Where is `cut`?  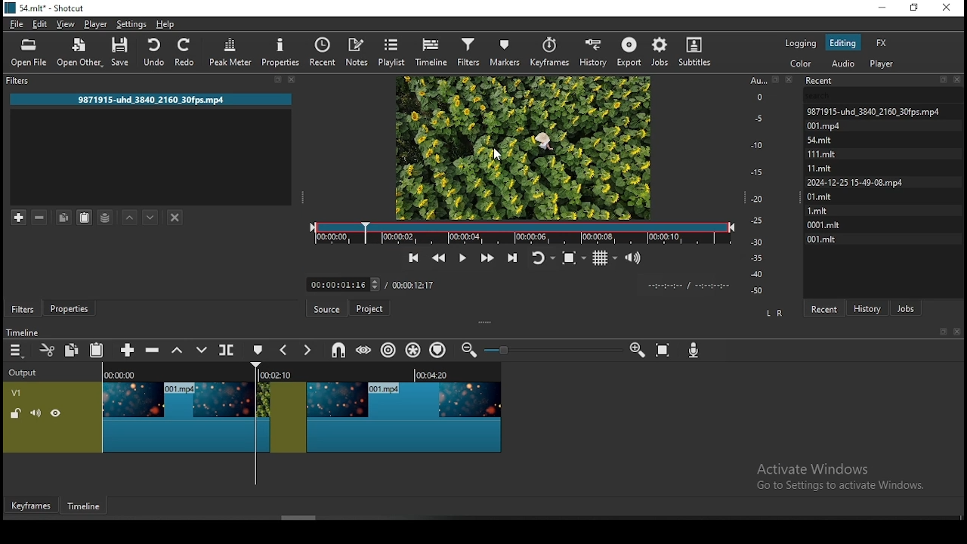 cut is located at coordinates (45, 349).